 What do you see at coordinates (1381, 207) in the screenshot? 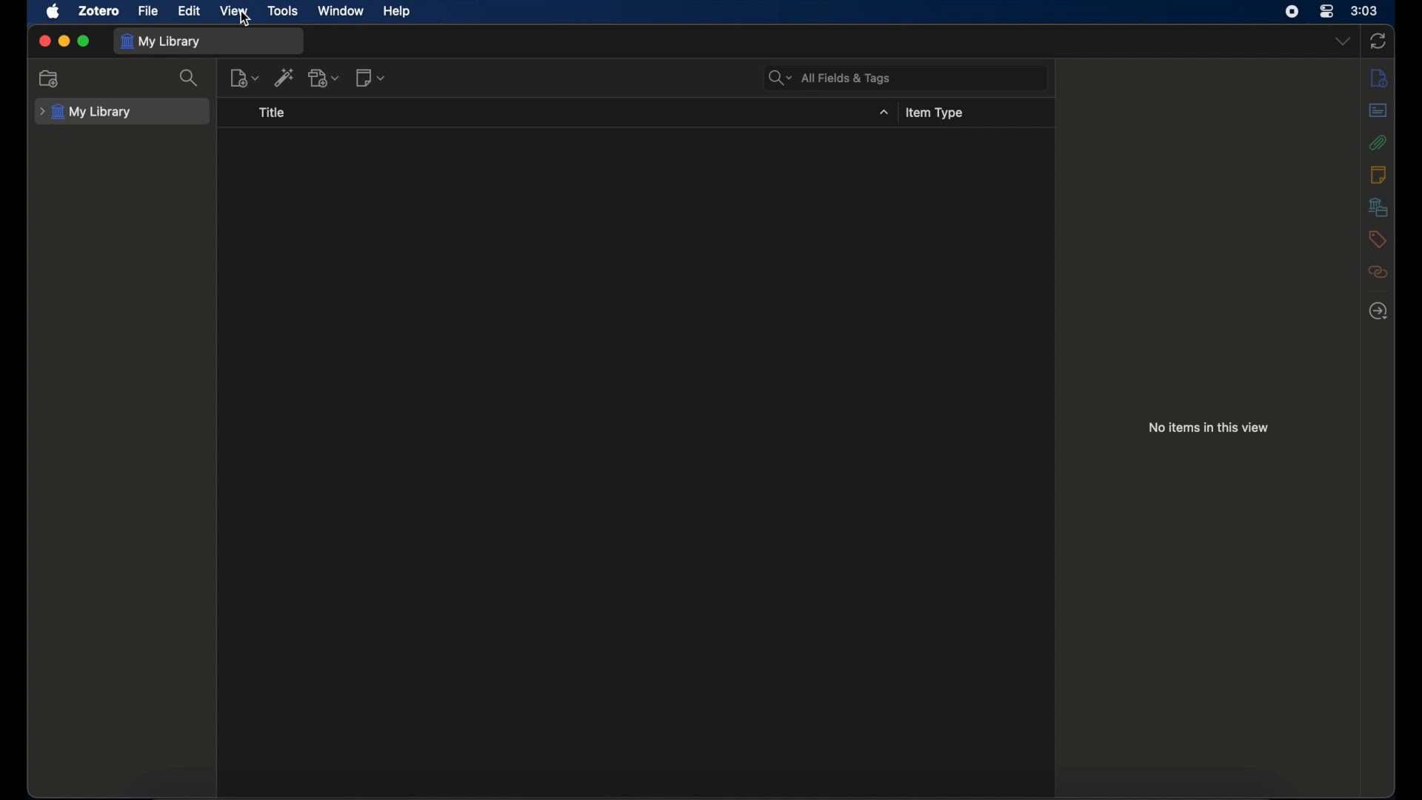
I see `libraries` at bounding box center [1381, 207].